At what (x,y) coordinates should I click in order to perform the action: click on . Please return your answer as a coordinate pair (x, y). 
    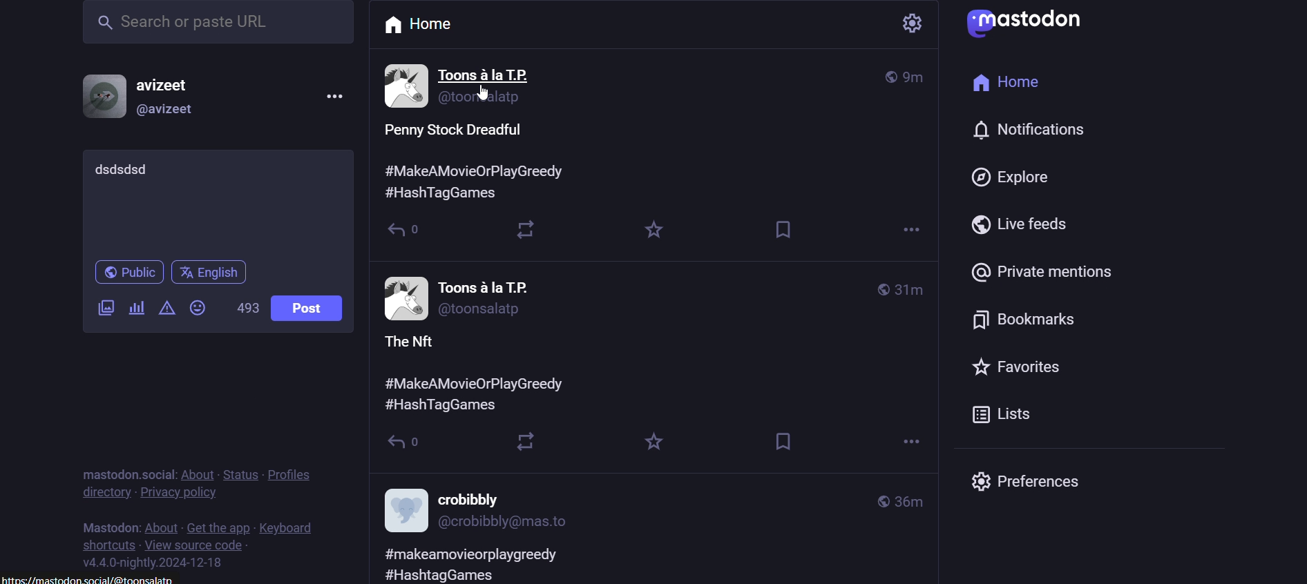
    Looking at the image, I should click on (406, 442).